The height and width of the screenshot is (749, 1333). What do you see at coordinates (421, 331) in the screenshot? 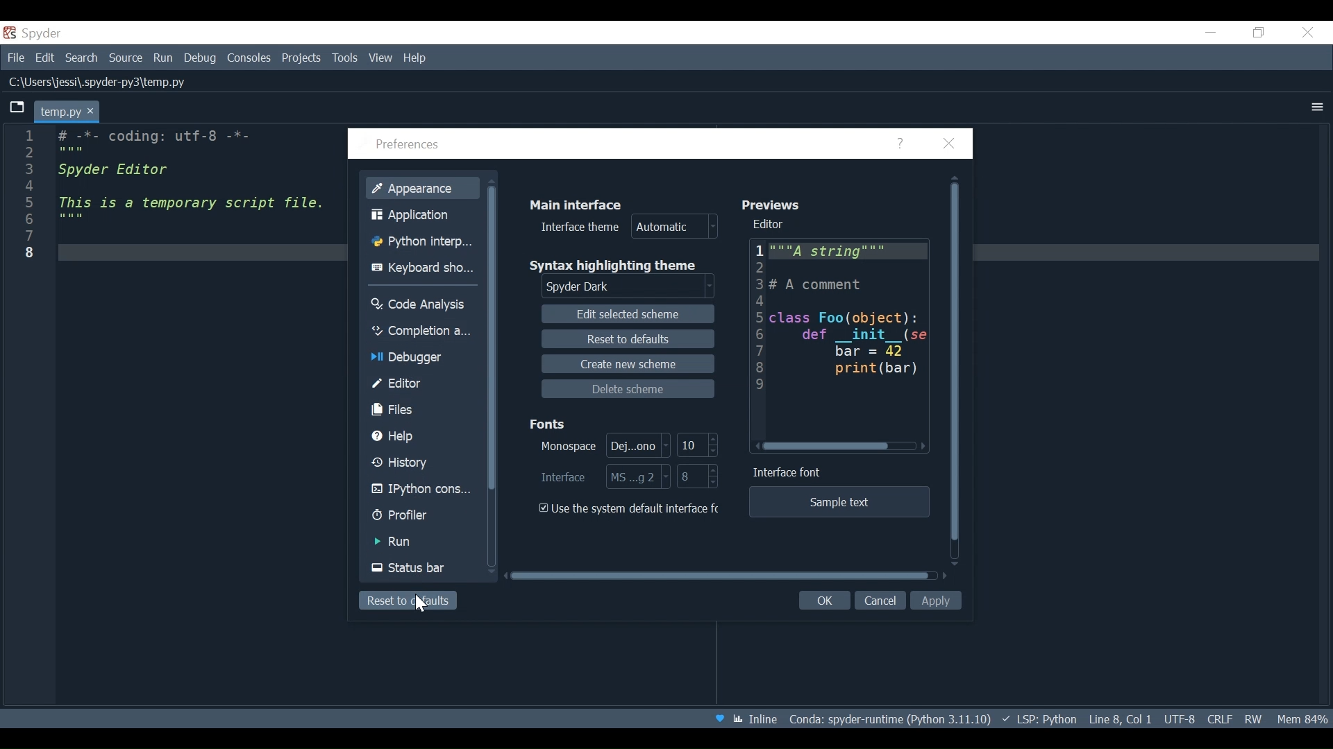
I see `Completion Analysis` at bounding box center [421, 331].